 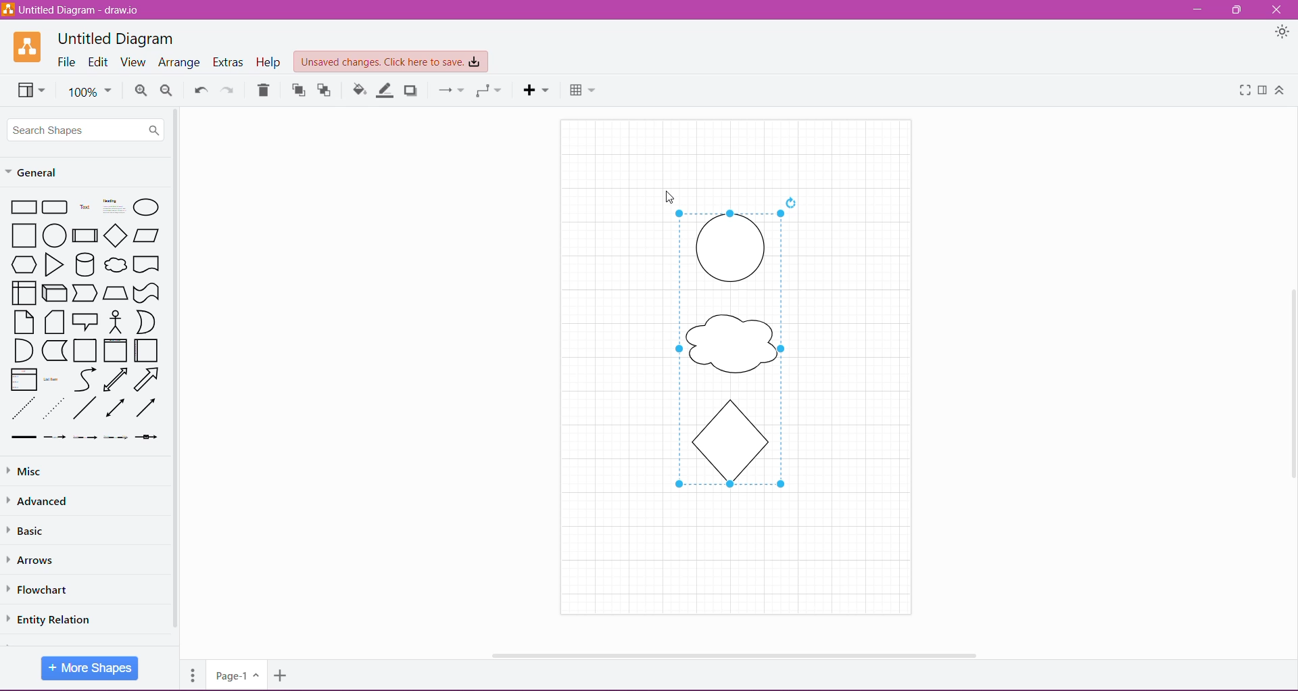 What do you see at coordinates (28, 47) in the screenshot?
I see `Application Logo` at bounding box center [28, 47].